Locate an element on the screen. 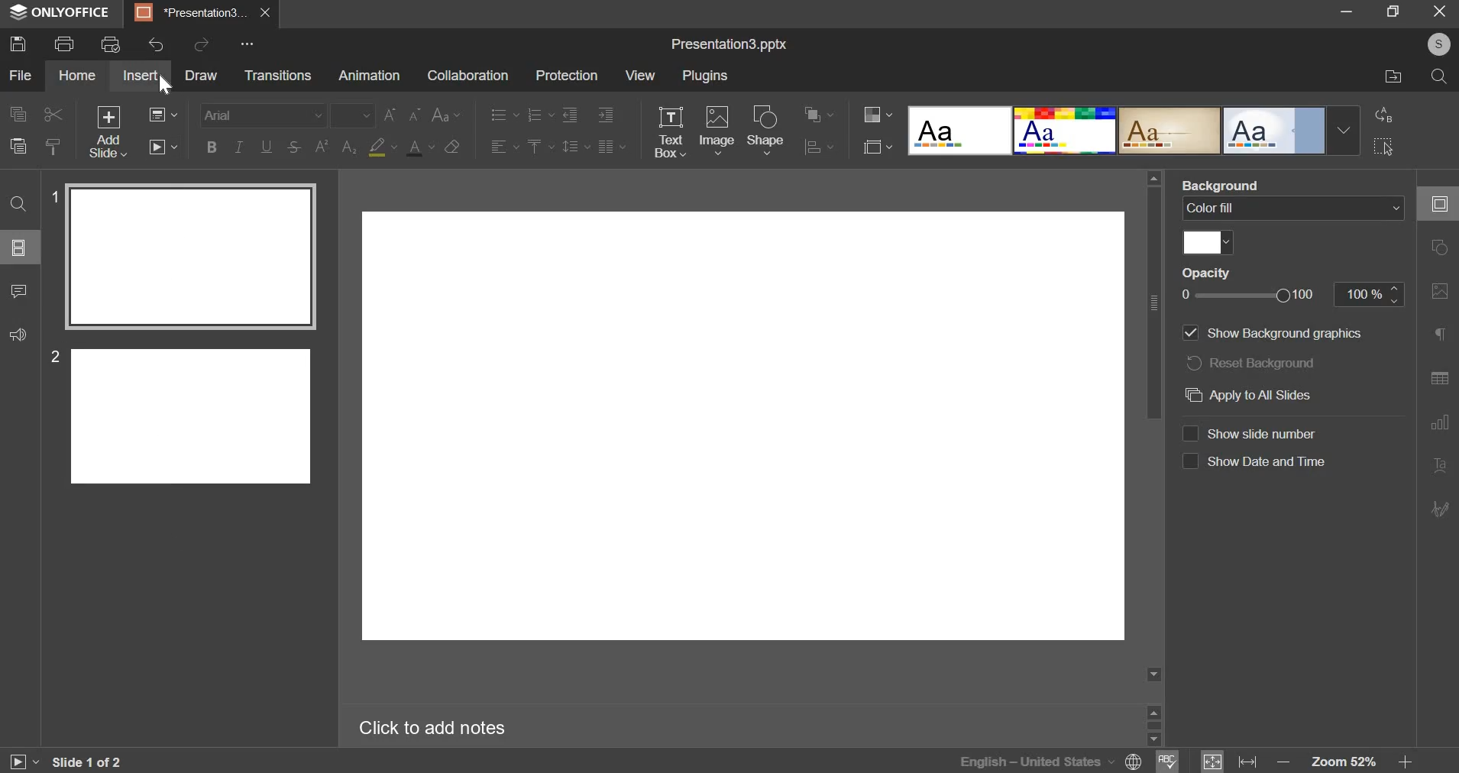  Scroll up is located at coordinates (1153, 178).